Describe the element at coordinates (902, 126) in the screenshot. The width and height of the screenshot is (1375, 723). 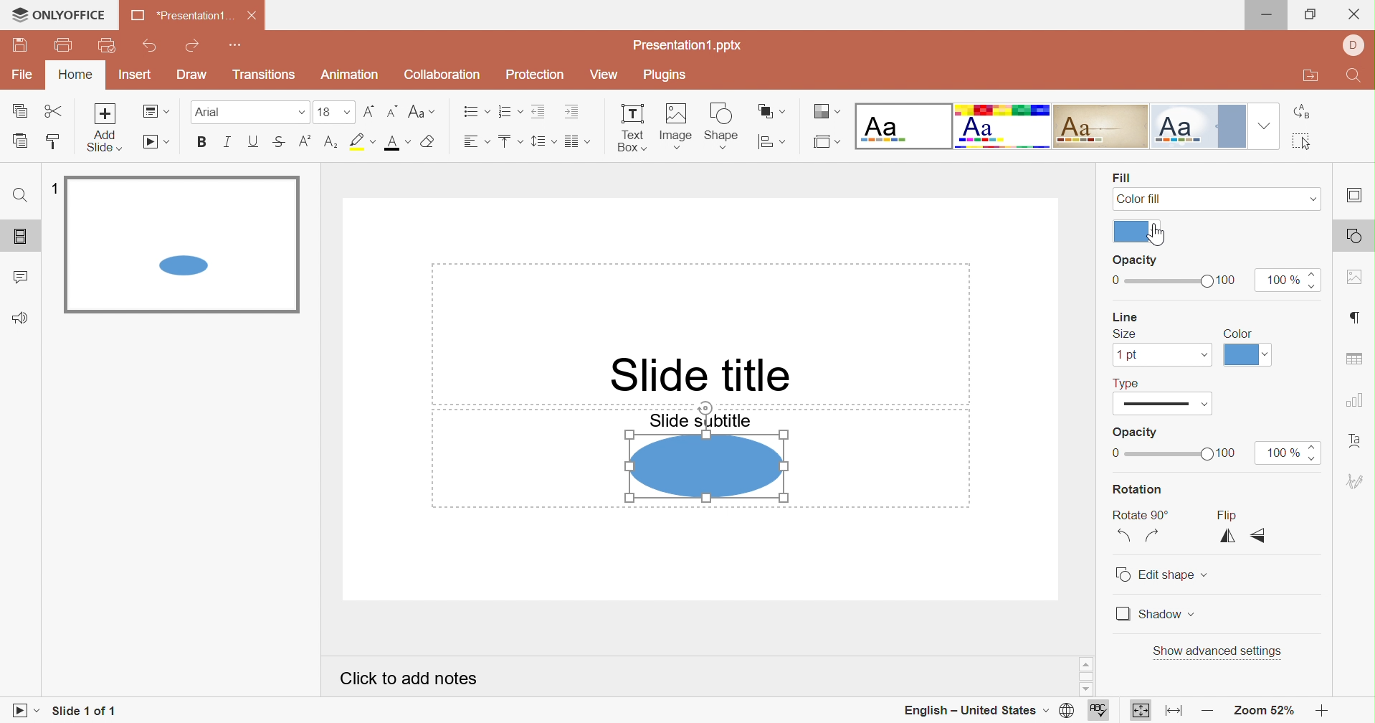
I see `Blank` at that location.